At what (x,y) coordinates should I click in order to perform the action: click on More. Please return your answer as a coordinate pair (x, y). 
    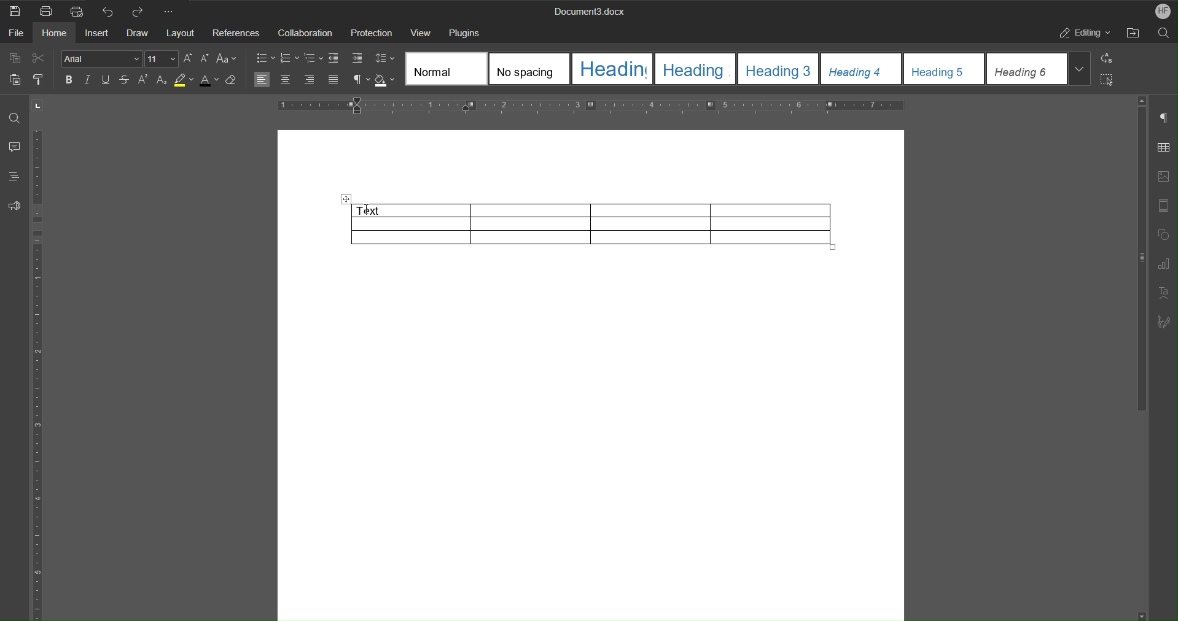
    Looking at the image, I should click on (174, 10).